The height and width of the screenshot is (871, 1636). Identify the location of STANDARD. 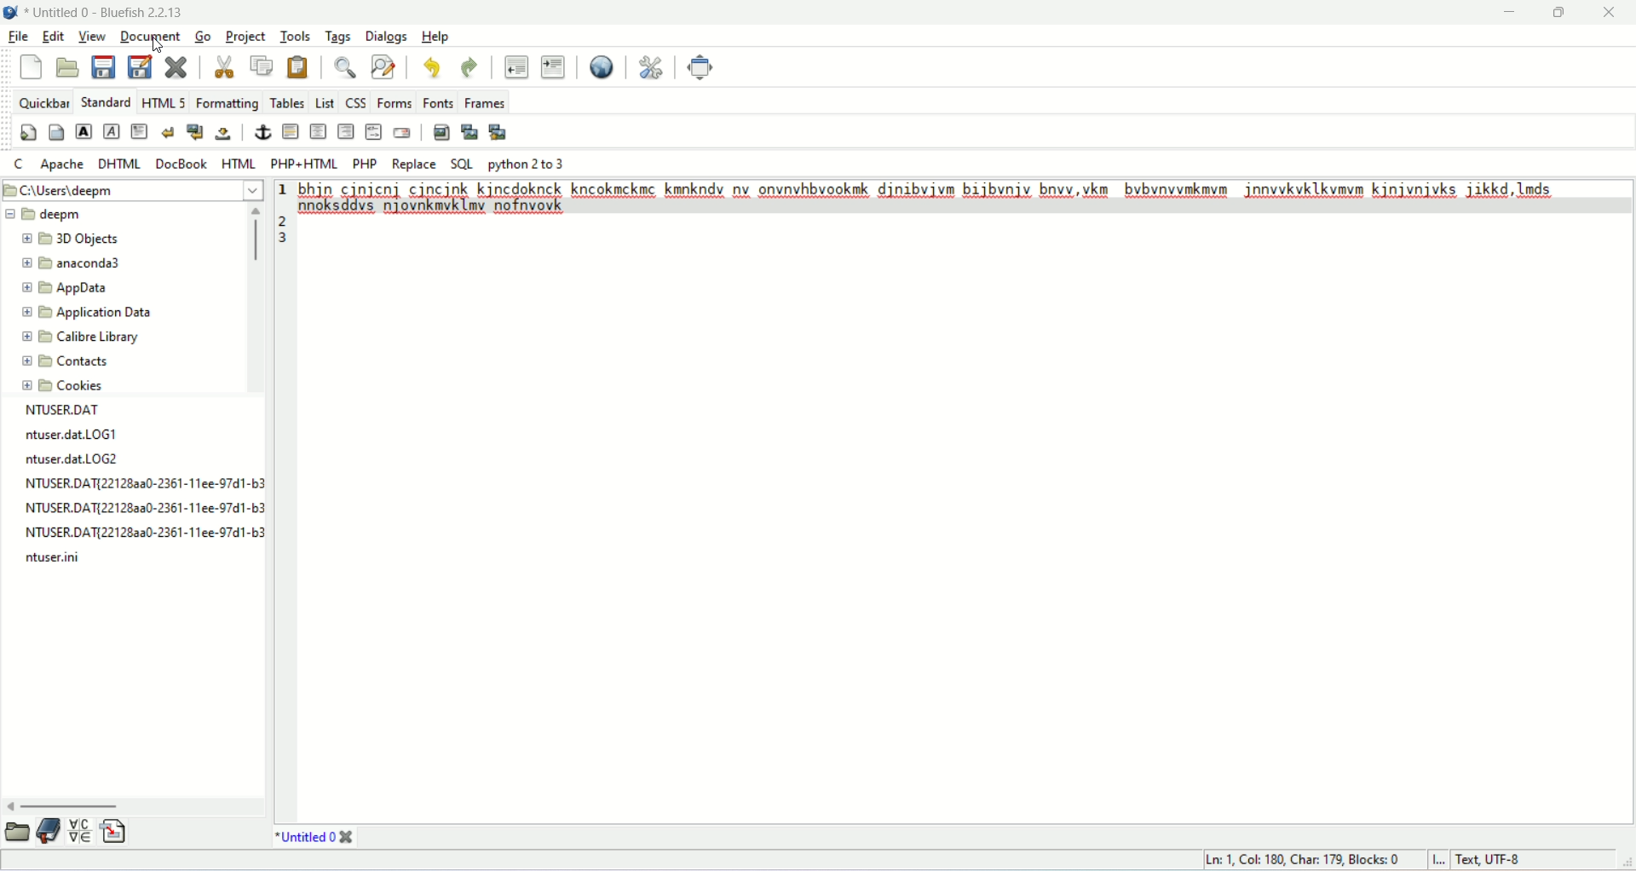
(105, 100).